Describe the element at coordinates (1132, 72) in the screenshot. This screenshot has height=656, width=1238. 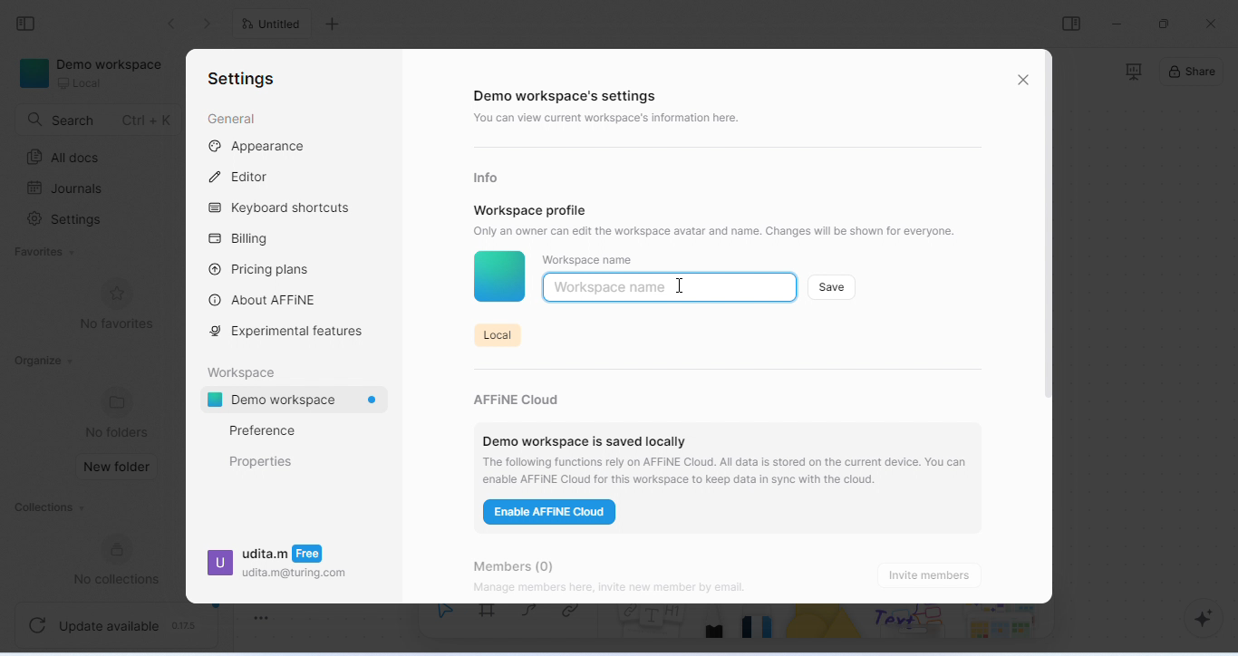
I see `presentation` at that location.